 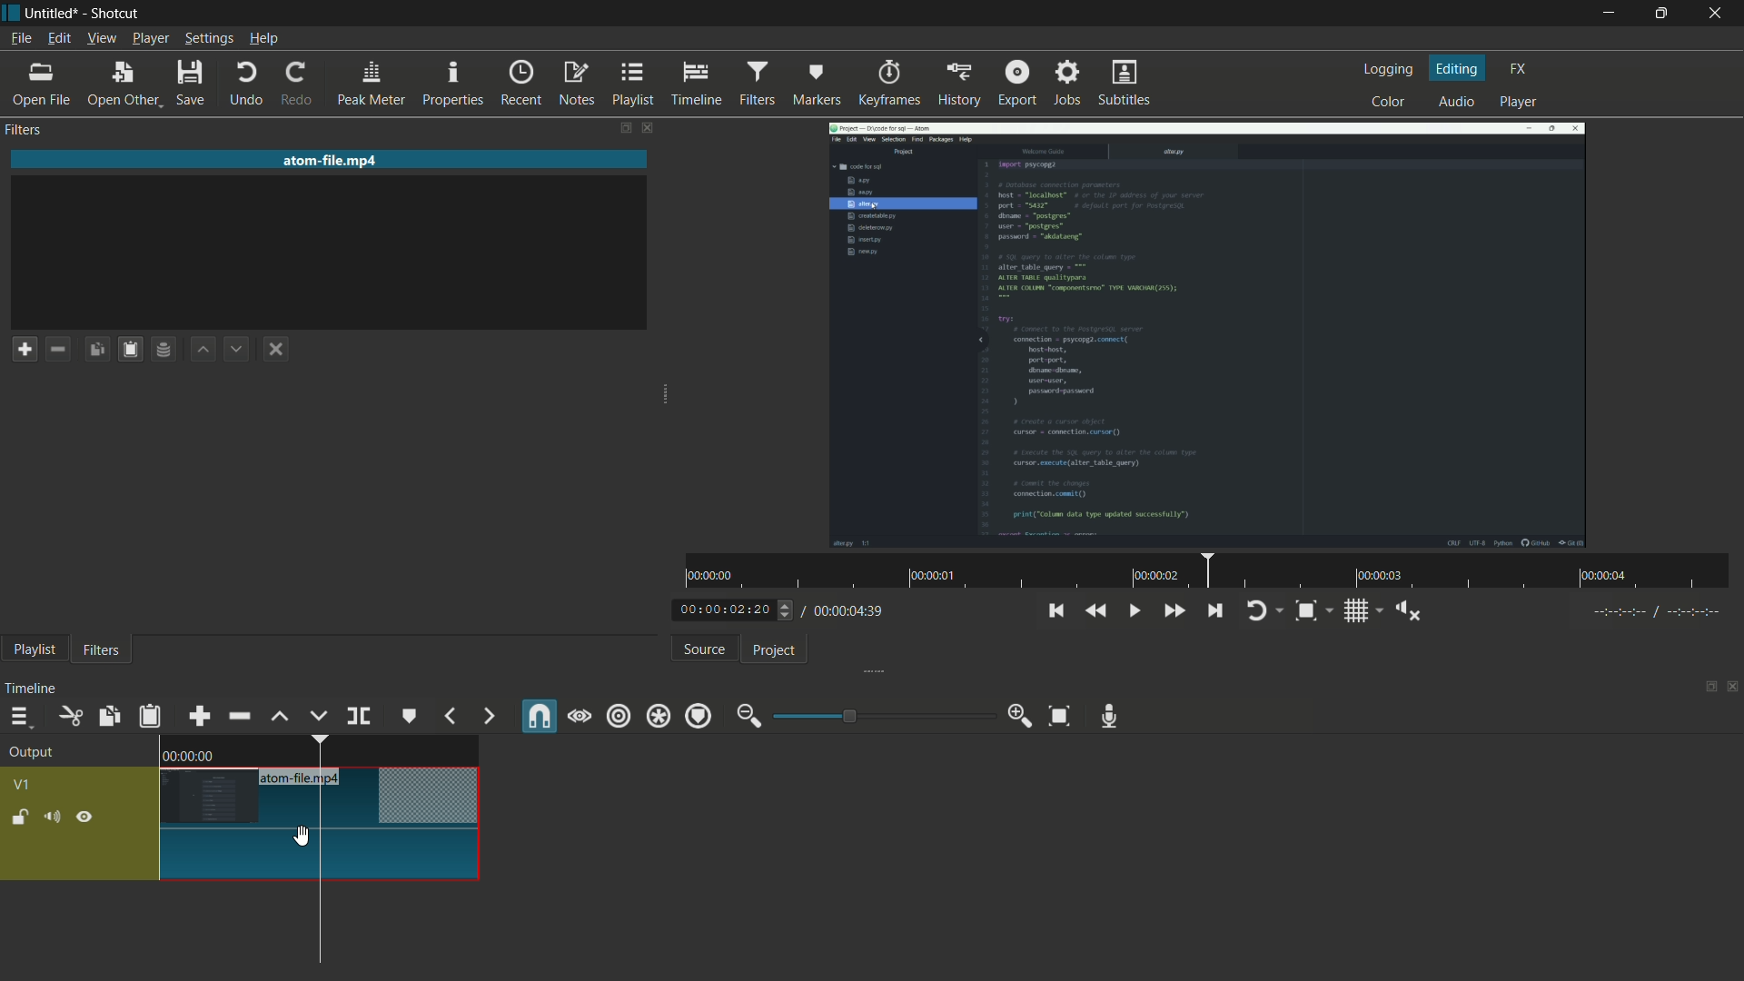 I want to click on toggle player looping, so click(x=1258, y=611).